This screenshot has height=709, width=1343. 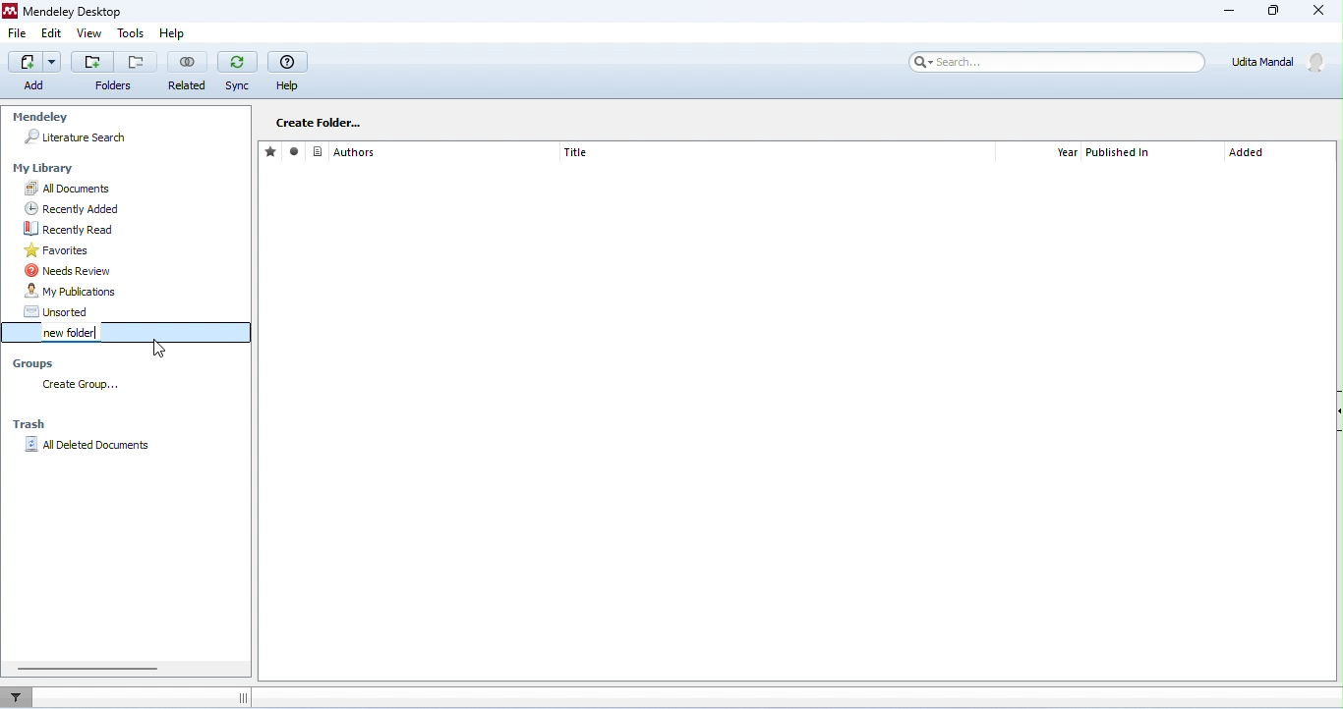 What do you see at coordinates (18, 32) in the screenshot?
I see `file` at bounding box center [18, 32].